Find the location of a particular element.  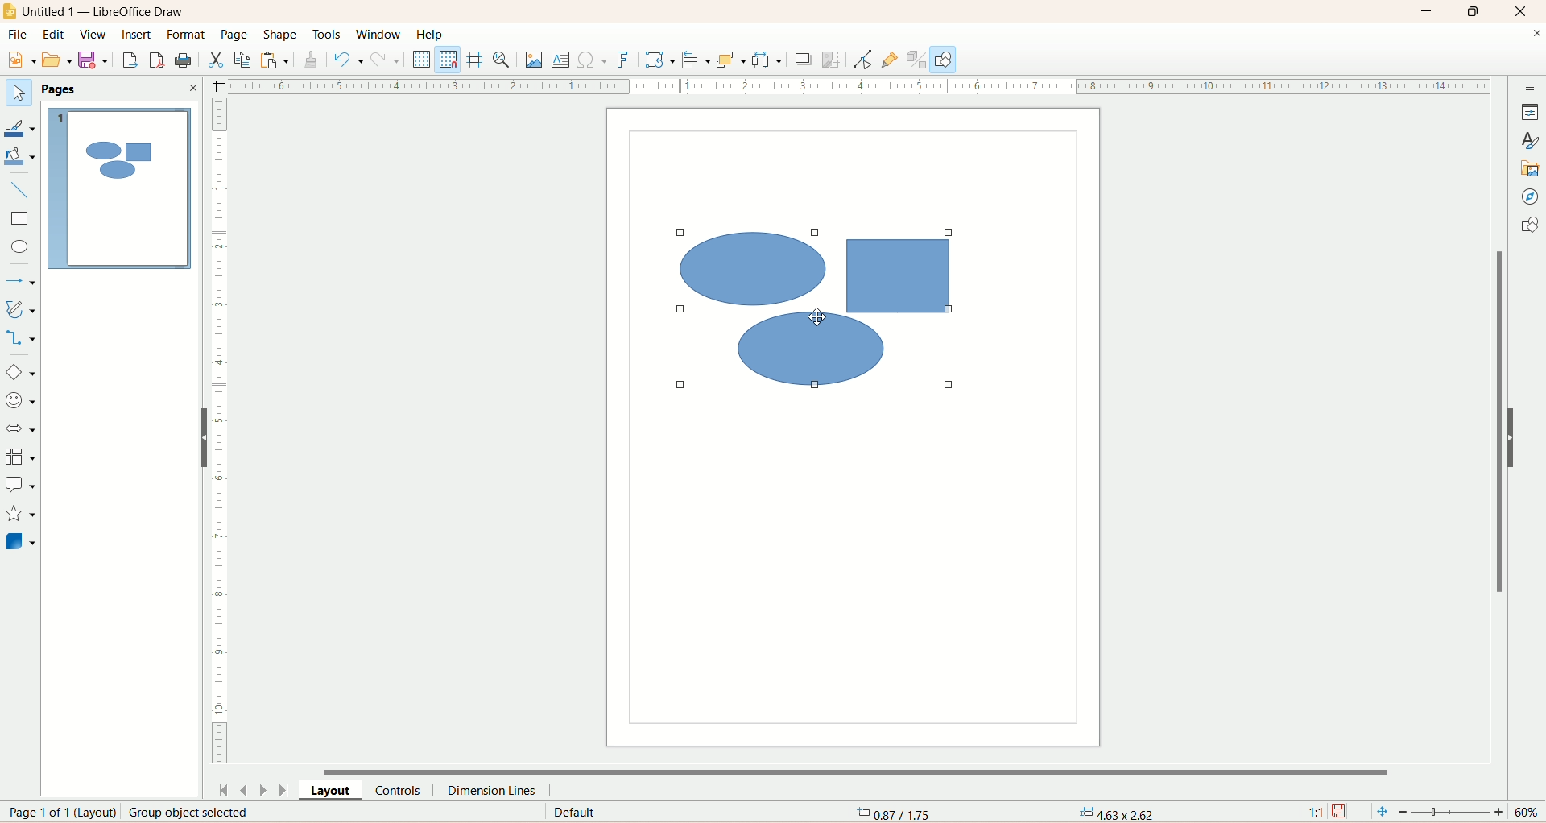

fit page is located at coordinates (1380, 813).